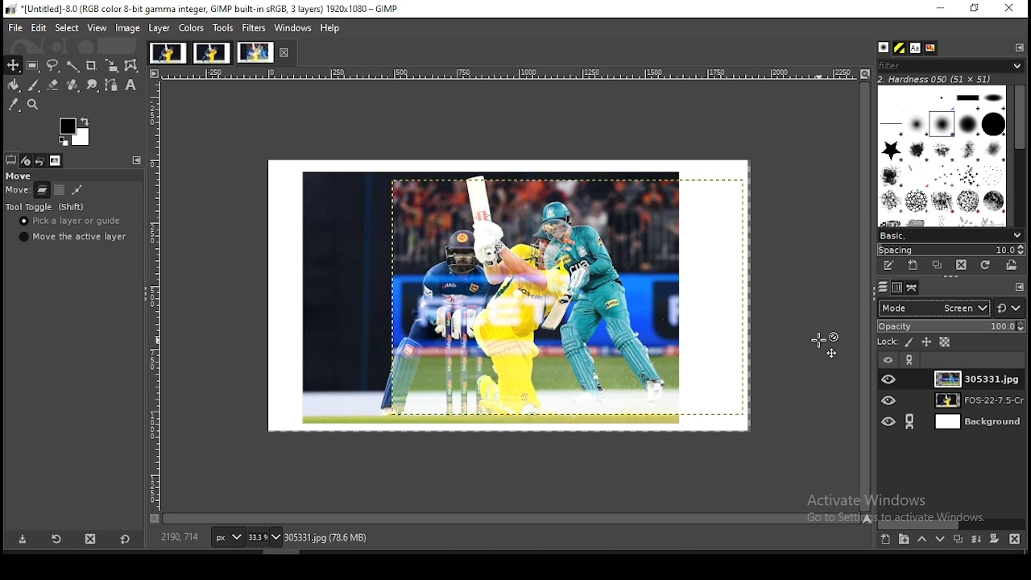  Describe the element at coordinates (901, 48) in the screenshot. I see `patterns` at that location.